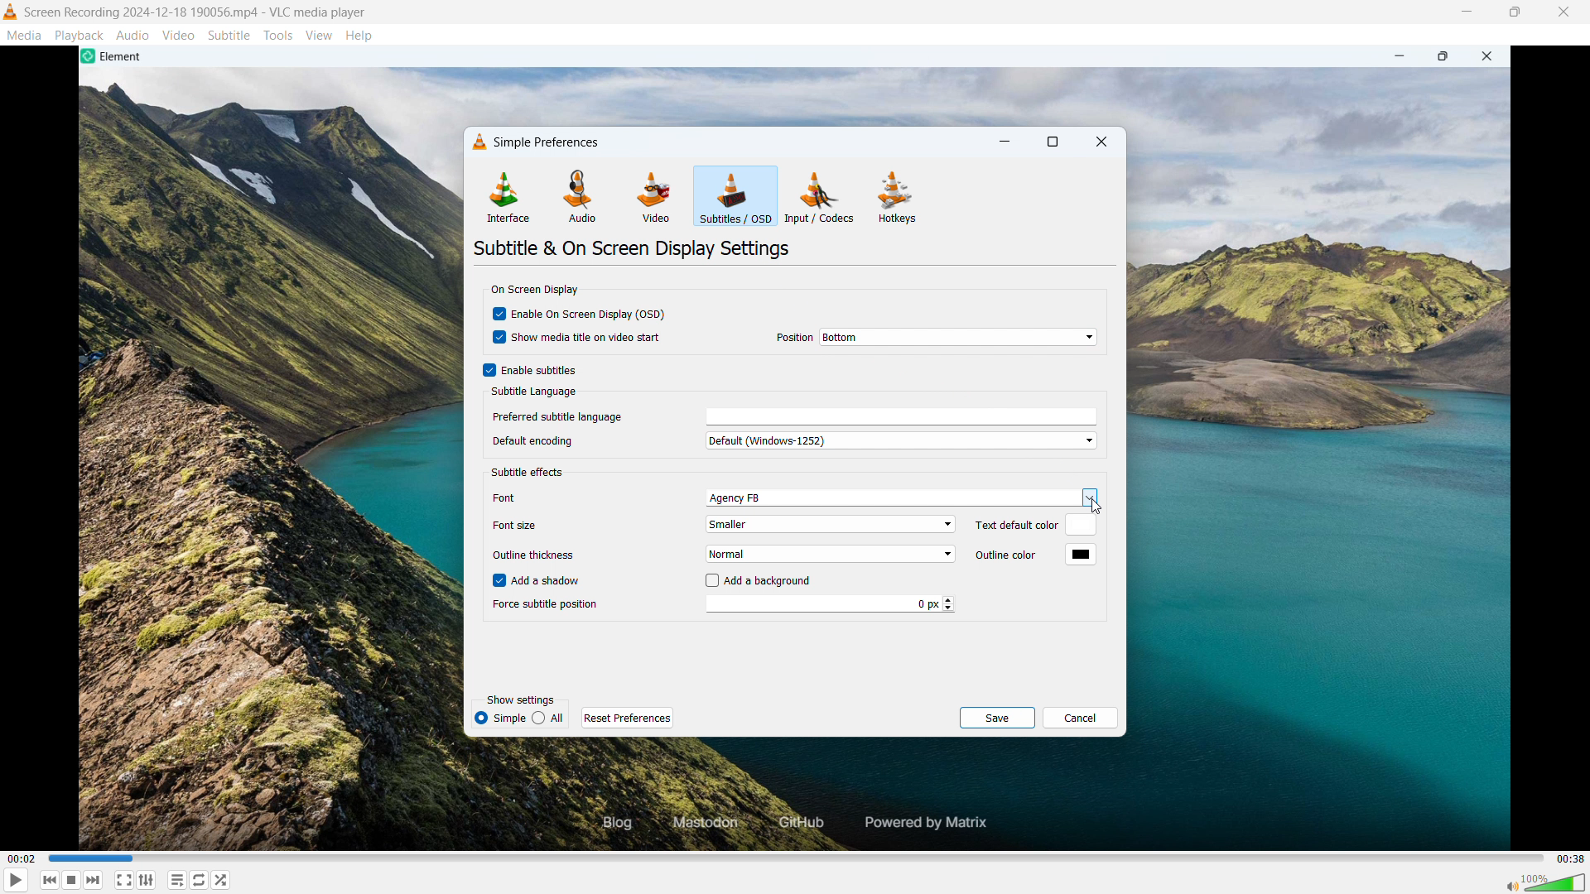 The height and width of the screenshot is (894, 1590). Describe the element at coordinates (1101, 143) in the screenshot. I see `close dialogue box` at that location.